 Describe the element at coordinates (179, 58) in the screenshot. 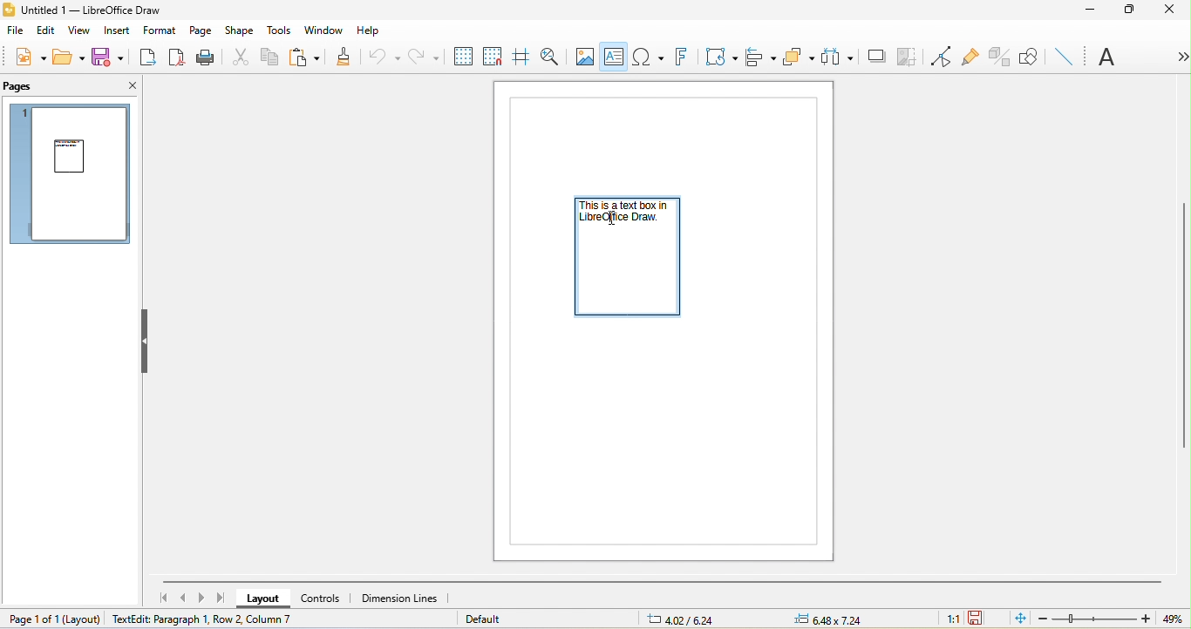

I see `export directly as pdf` at that location.